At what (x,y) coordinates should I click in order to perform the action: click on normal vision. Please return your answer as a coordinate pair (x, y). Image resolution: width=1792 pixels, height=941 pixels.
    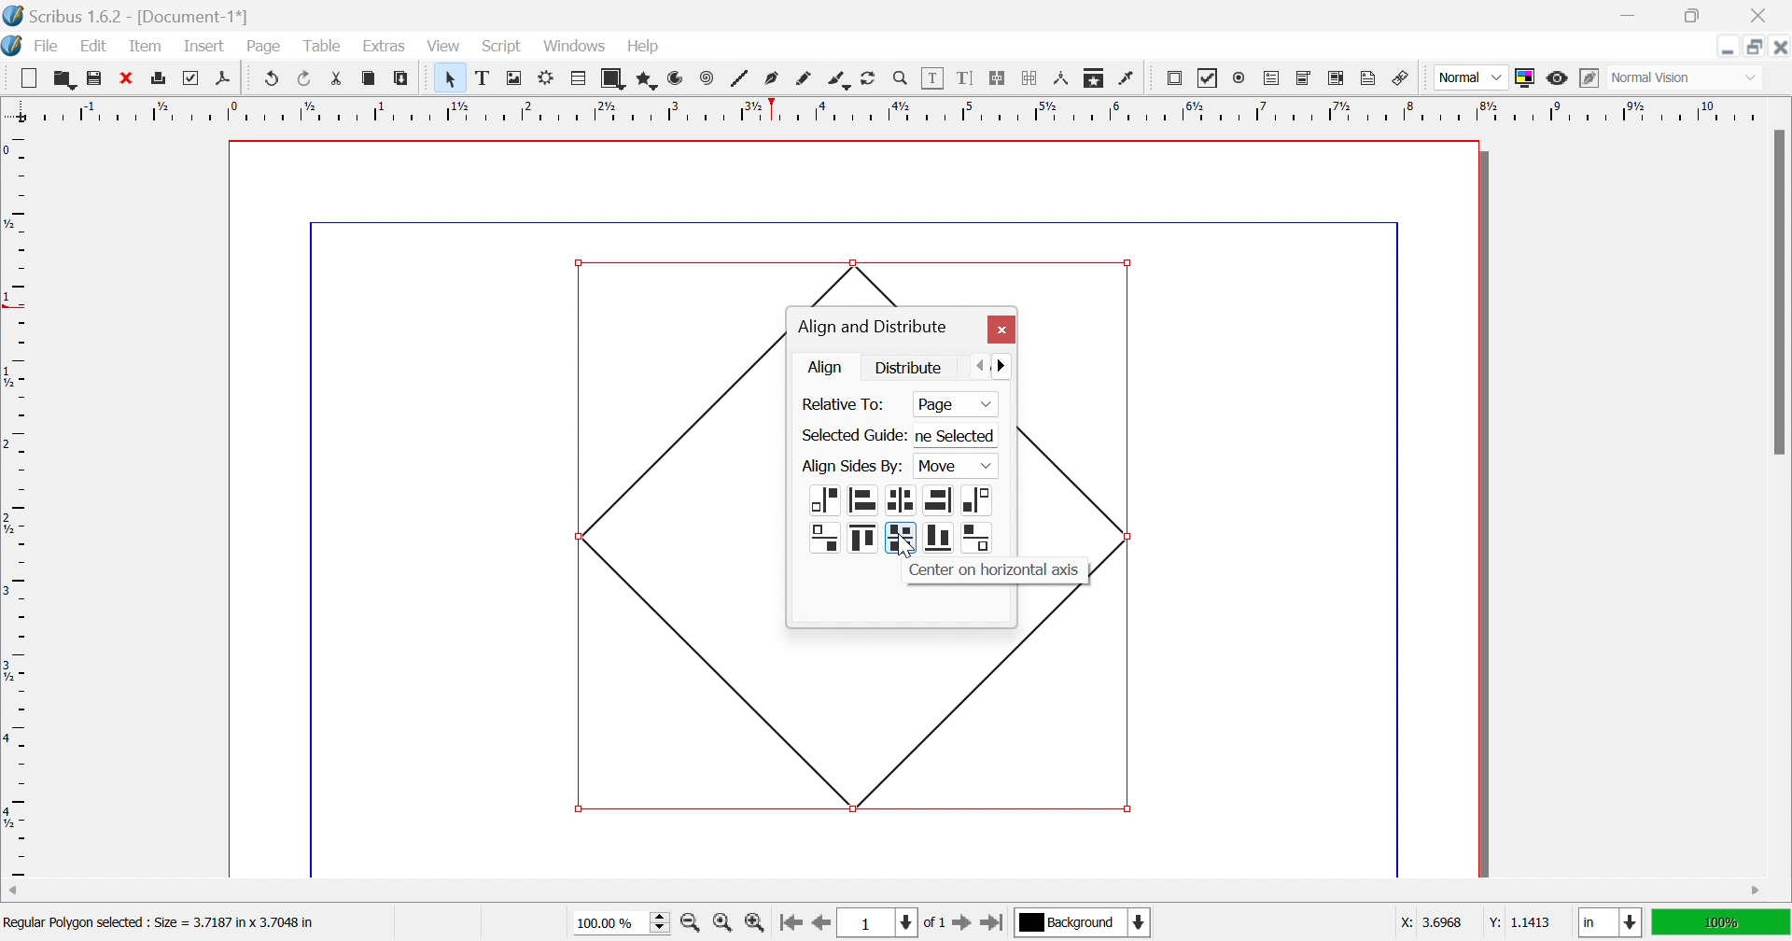
    Looking at the image, I should click on (1672, 78).